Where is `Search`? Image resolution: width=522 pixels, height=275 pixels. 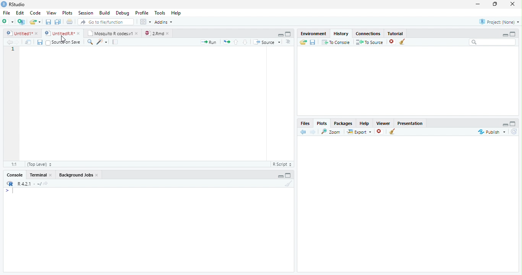 Search is located at coordinates (492, 42).